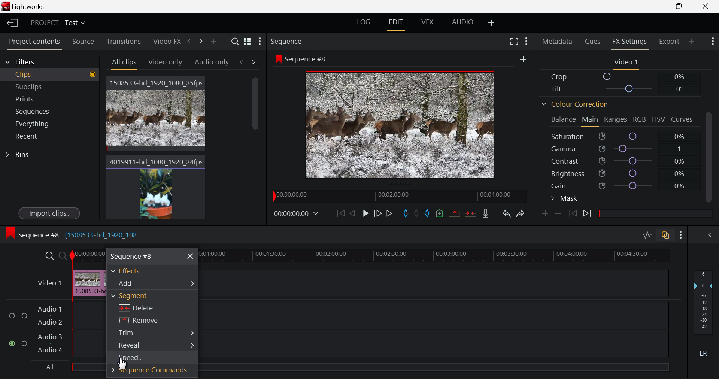  I want to click on [1508533-hd_1920_108, so click(103, 235).